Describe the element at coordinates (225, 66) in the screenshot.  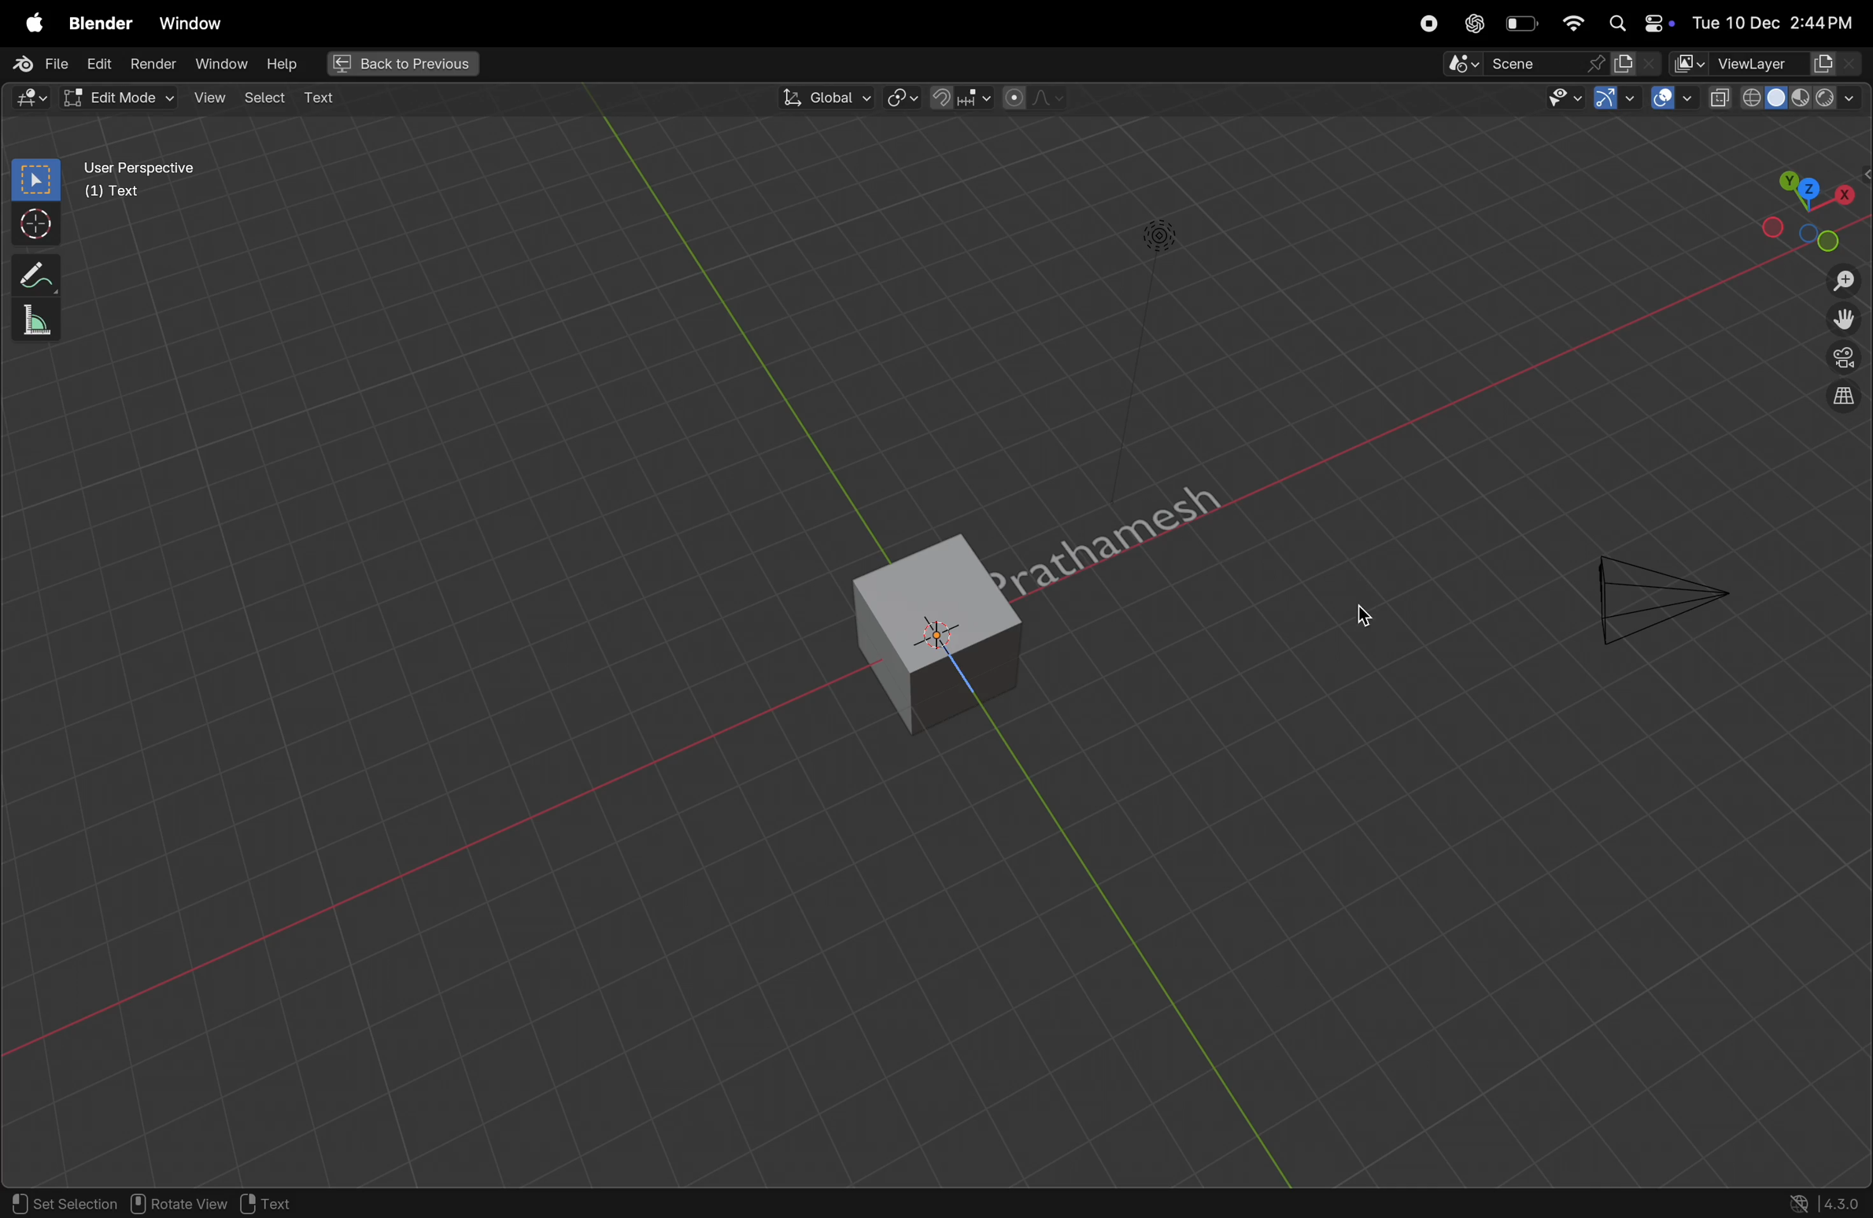
I see `Window` at that location.